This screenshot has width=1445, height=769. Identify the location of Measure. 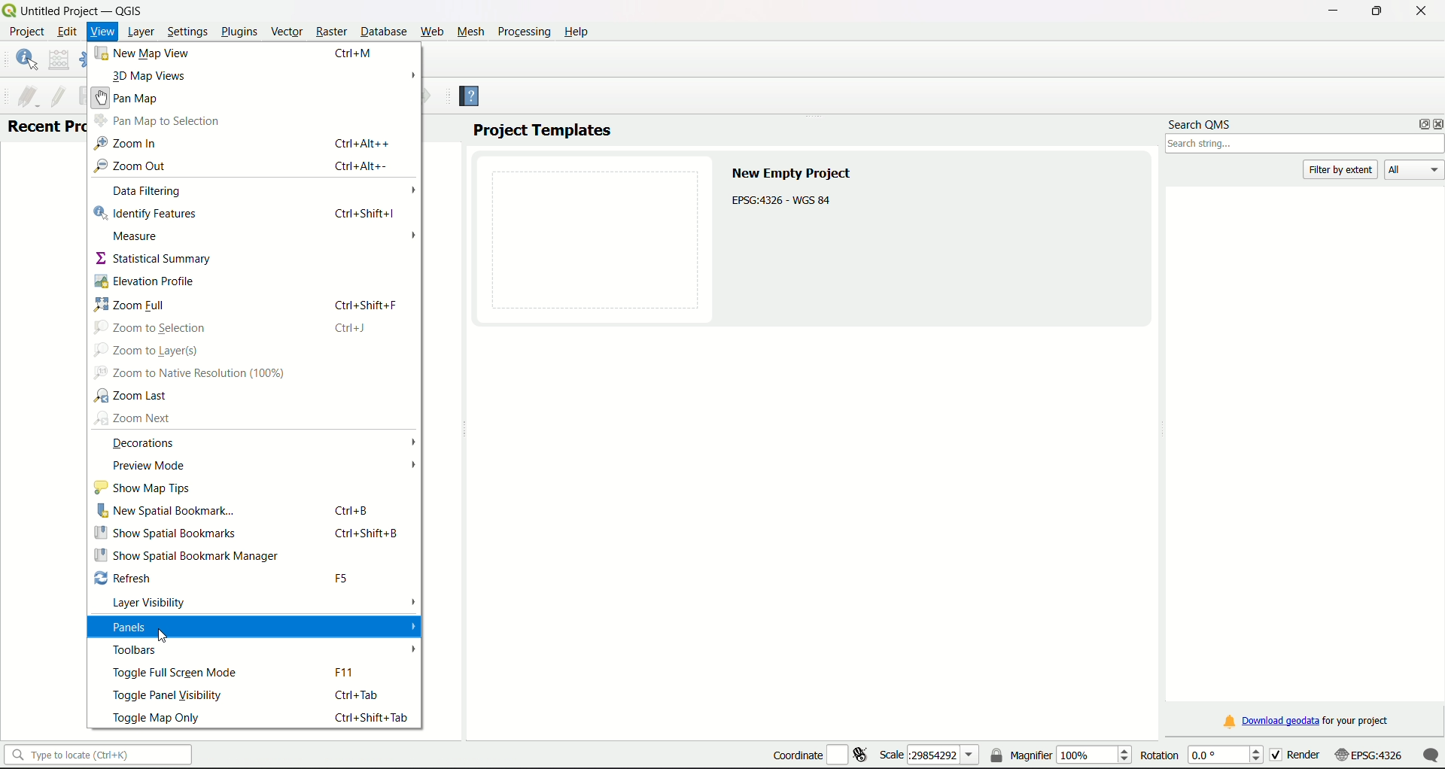
(138, 237).